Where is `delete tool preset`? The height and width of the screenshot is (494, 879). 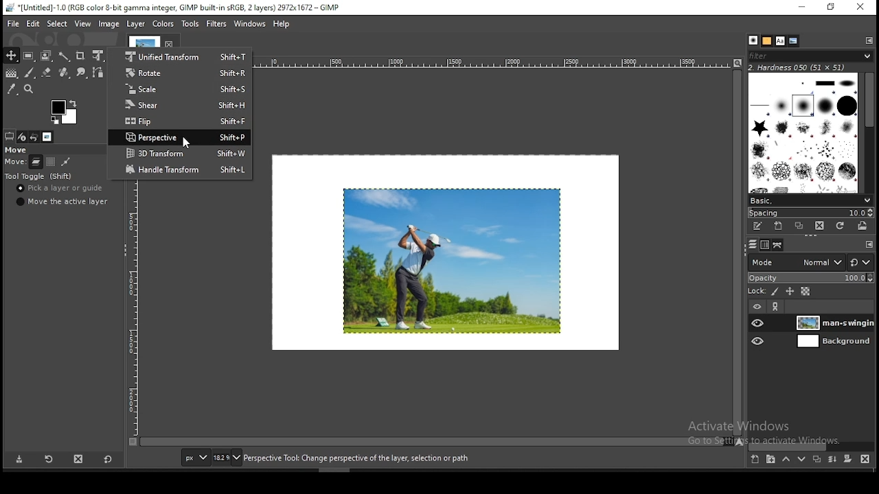
delete tool preset is located at coordinates (80, 458).